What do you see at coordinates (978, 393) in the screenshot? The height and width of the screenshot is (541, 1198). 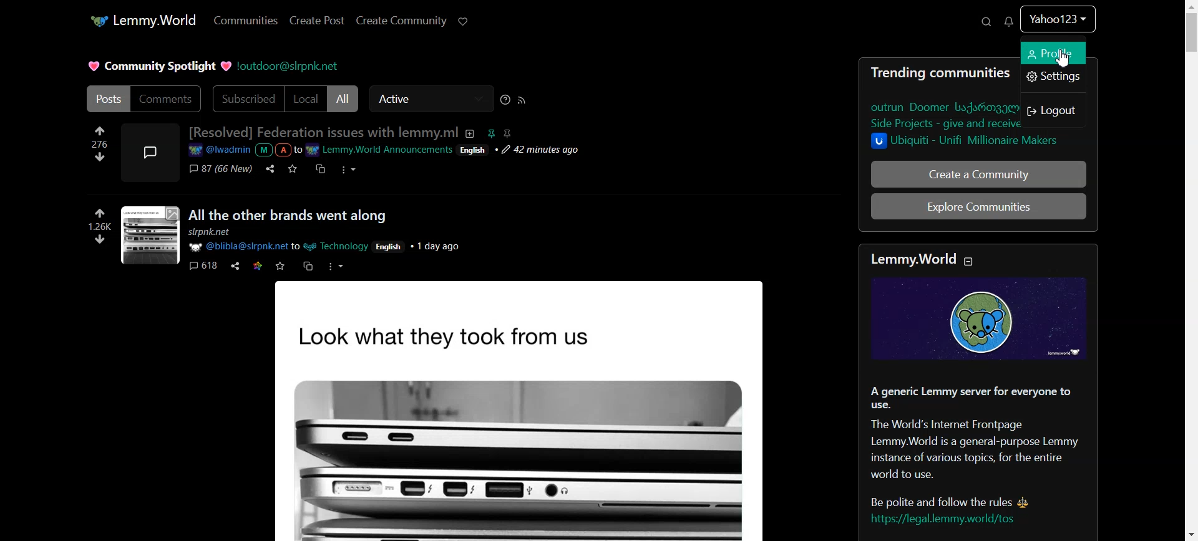 I see `Text` at bounding box center [978, 393].